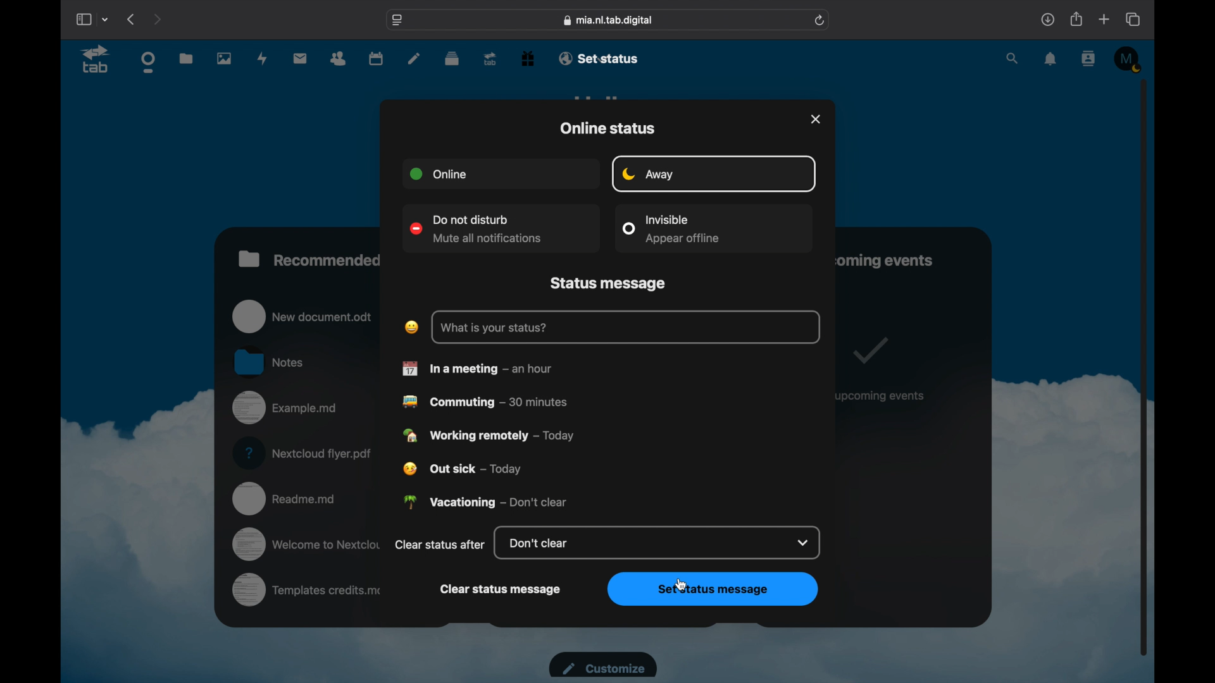 The width and height of the screenshot is (1215, 683). Describe the element at coordinates (224, 58) in the screenshot. I see `photos` at that location.